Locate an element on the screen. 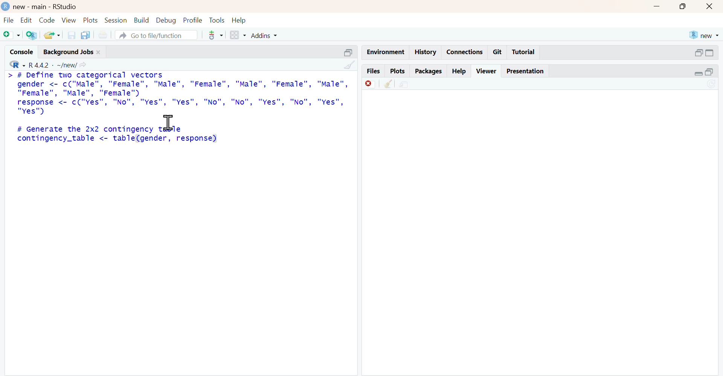 This screenshot has height=376, width=723. packages is located at coordinates (429, 71).